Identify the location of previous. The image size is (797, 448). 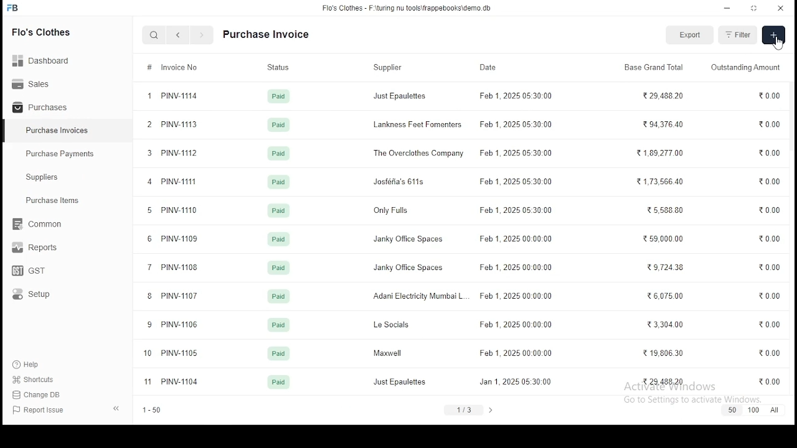
(179, 35).